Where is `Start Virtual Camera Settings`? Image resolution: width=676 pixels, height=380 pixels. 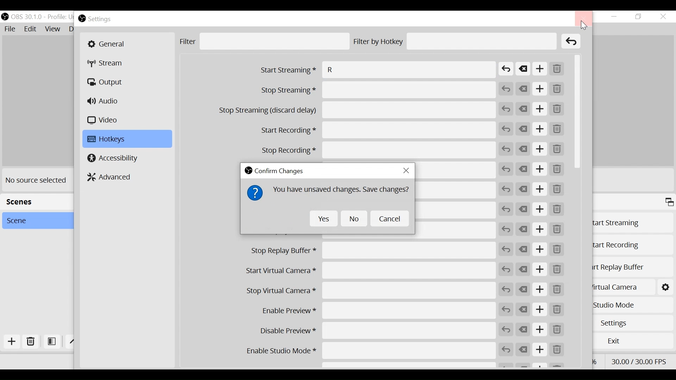 Start Virtual Camera Settings is located at coordinates (666, 287).